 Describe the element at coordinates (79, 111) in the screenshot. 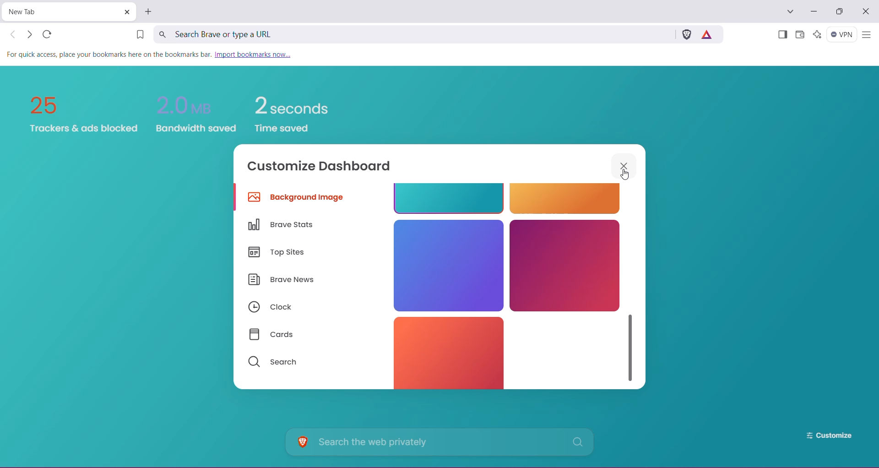

I see `25 trackers & ads blocked` at that location.